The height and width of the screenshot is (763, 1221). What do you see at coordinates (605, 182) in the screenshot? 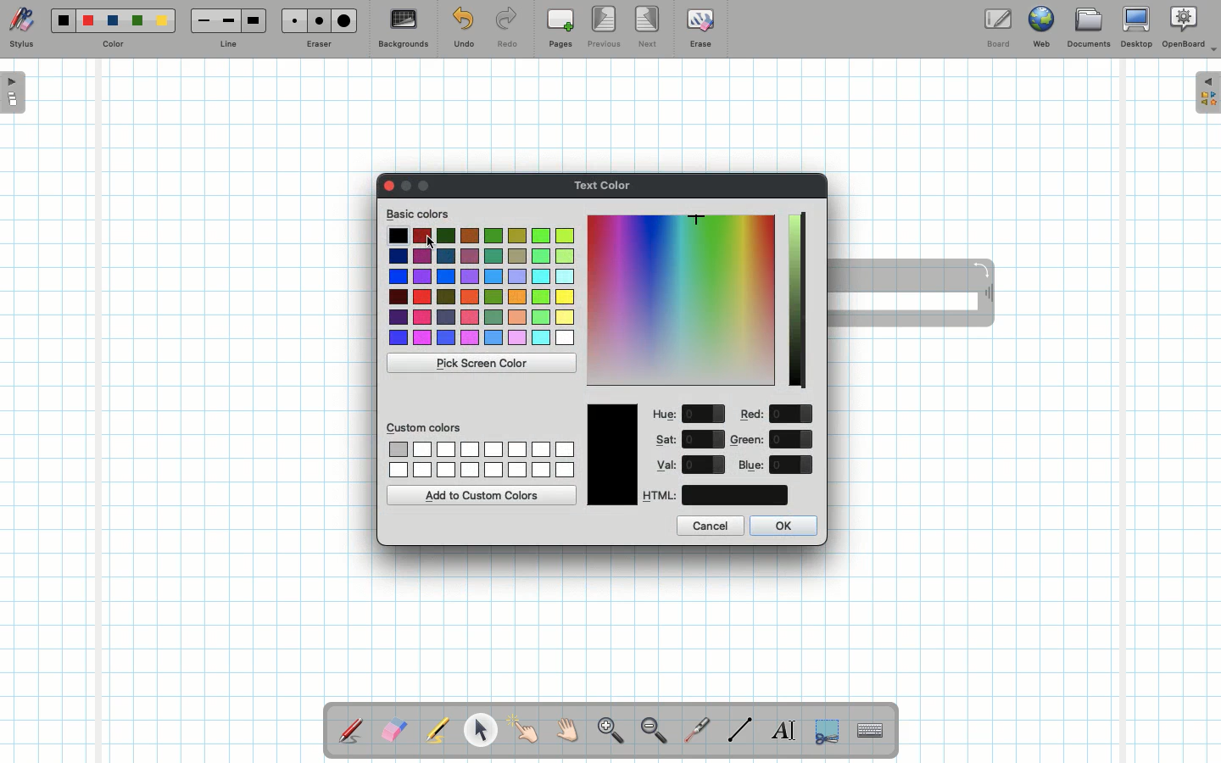
I see `Text color` at bounding box center [605, 182].